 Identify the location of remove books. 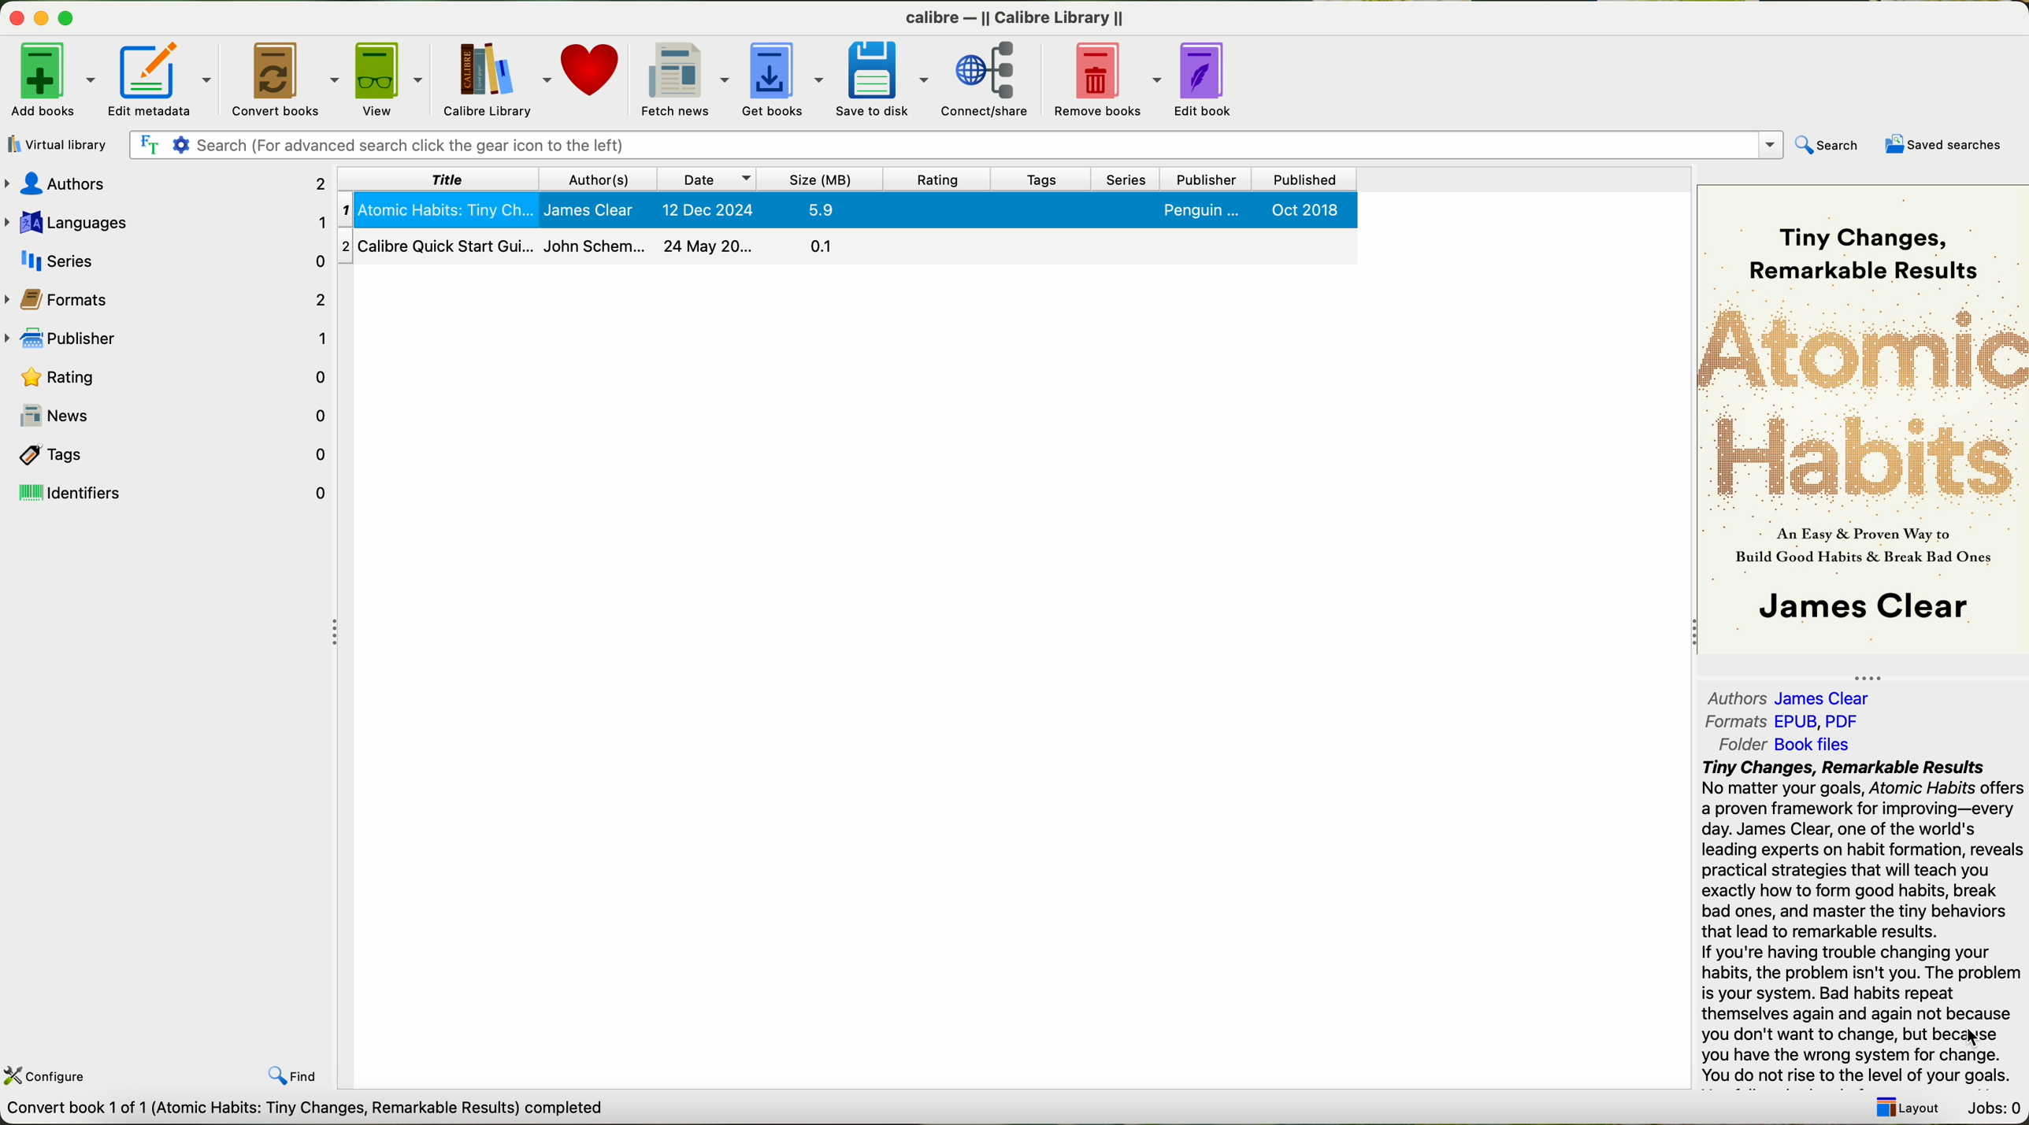
(1106, 79).